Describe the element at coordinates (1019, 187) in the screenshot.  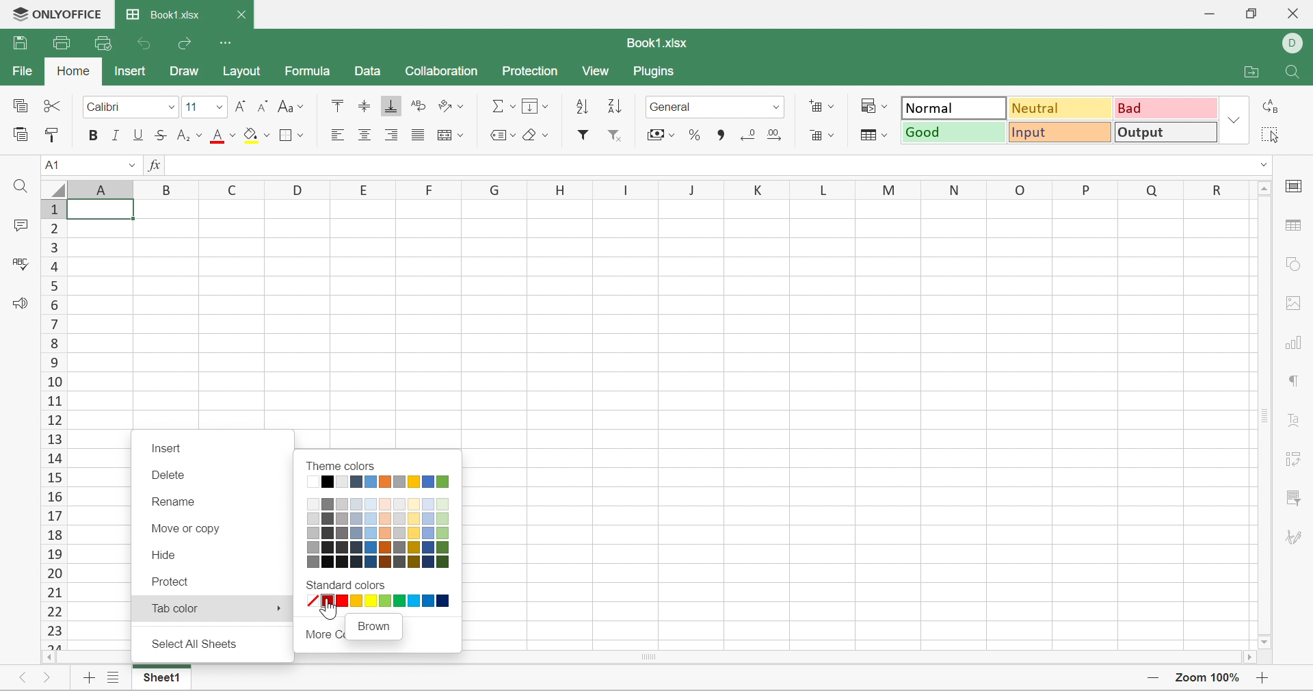
I see `O` at that location.